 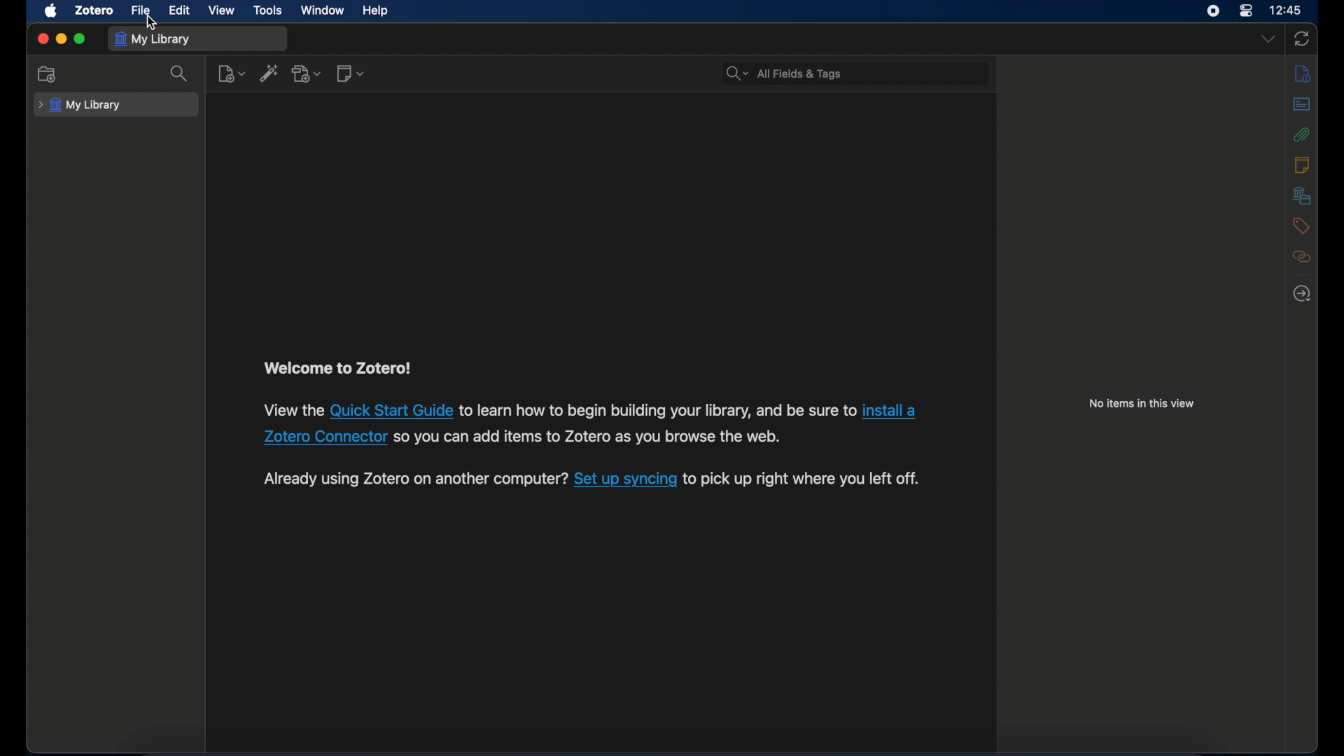 What do you see at coordinates (94, 10) in the screenshot?
I see `zotero` at bounding box center [94, 10].